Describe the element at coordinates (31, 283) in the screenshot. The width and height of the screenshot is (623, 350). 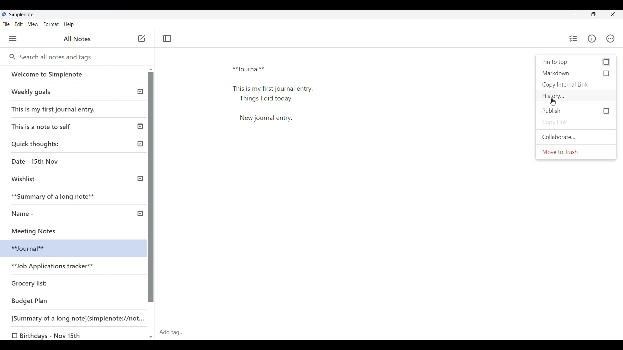
I see `Grocery list:` at that location.